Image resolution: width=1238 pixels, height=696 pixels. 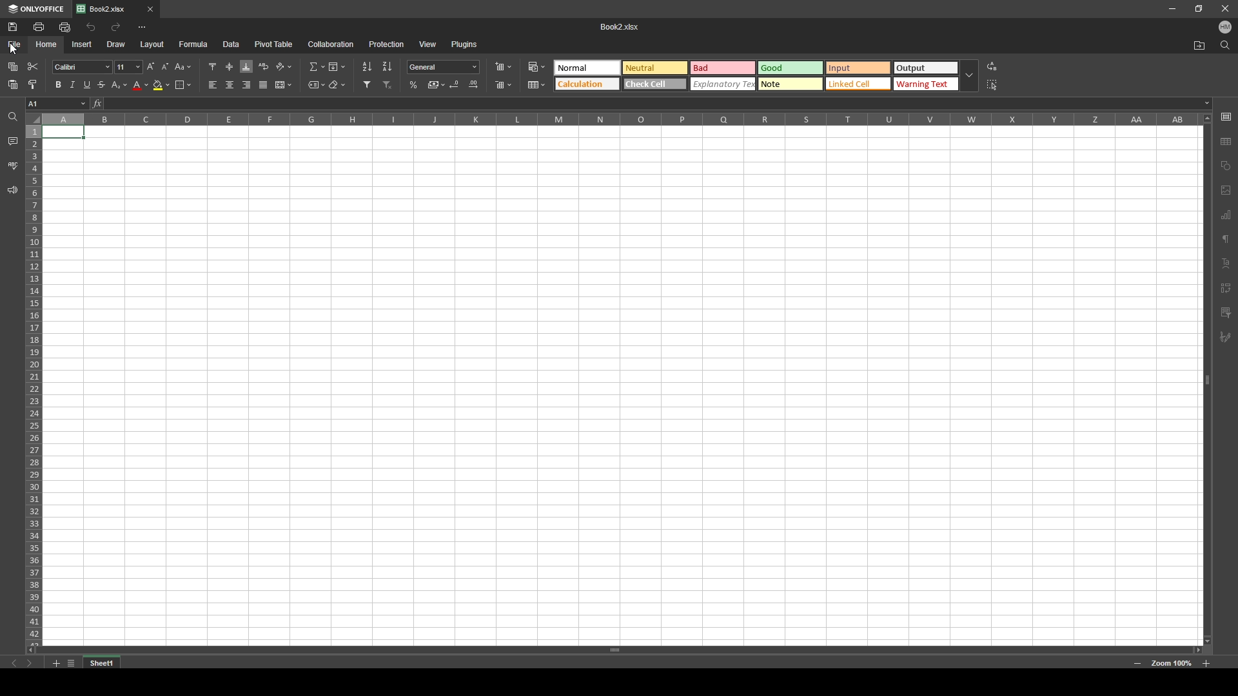 What do you see at coordinates (624, 25) in the screenshot?
I see `Book2 xlsx.` at bounding box center [624, 25].